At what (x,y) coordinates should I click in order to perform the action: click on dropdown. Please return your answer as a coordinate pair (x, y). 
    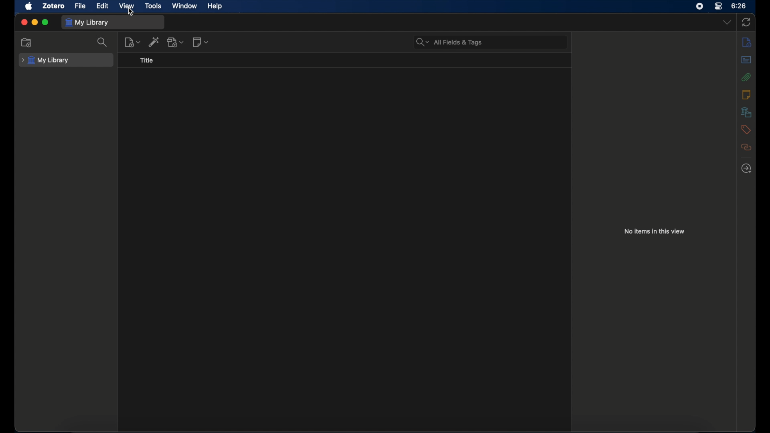
    Looking at the image, I should click on (727, 22).